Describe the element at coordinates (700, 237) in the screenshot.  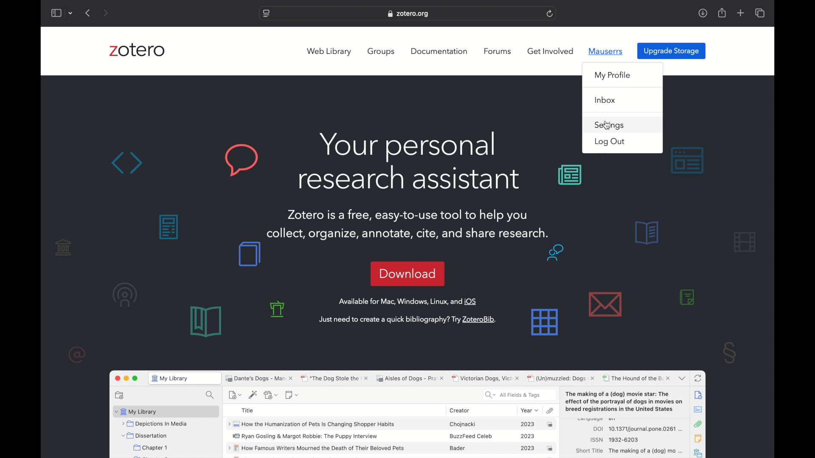
I see `background graphics` at that location.